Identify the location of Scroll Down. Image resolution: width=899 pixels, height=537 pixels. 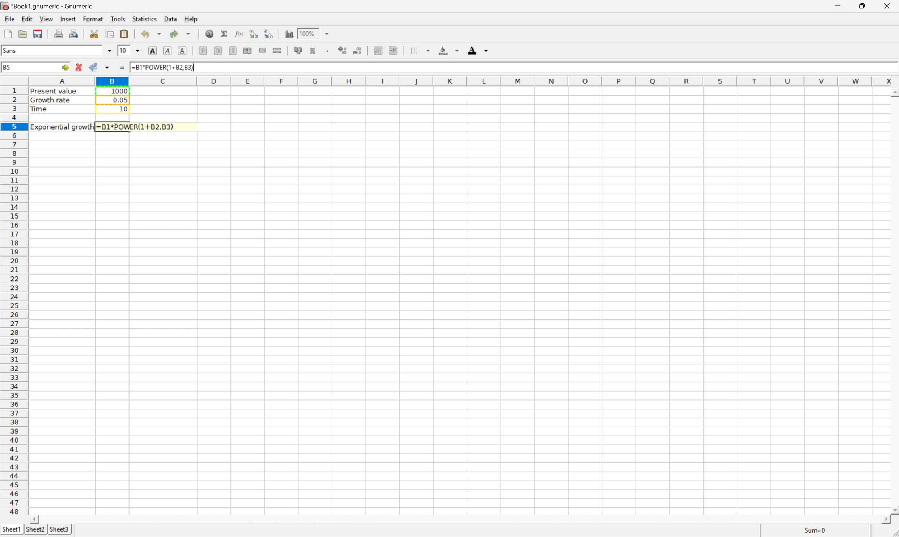
(893, 509).